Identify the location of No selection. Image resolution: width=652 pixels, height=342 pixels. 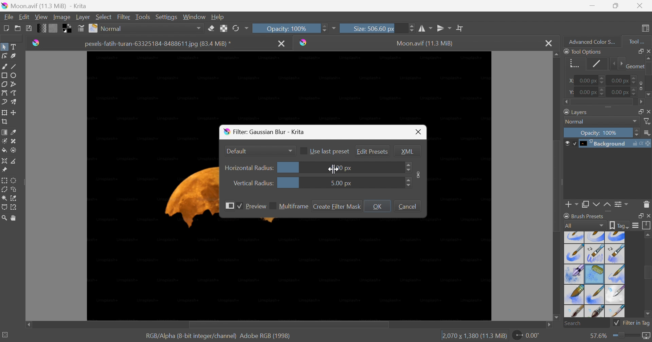
(6, 335).